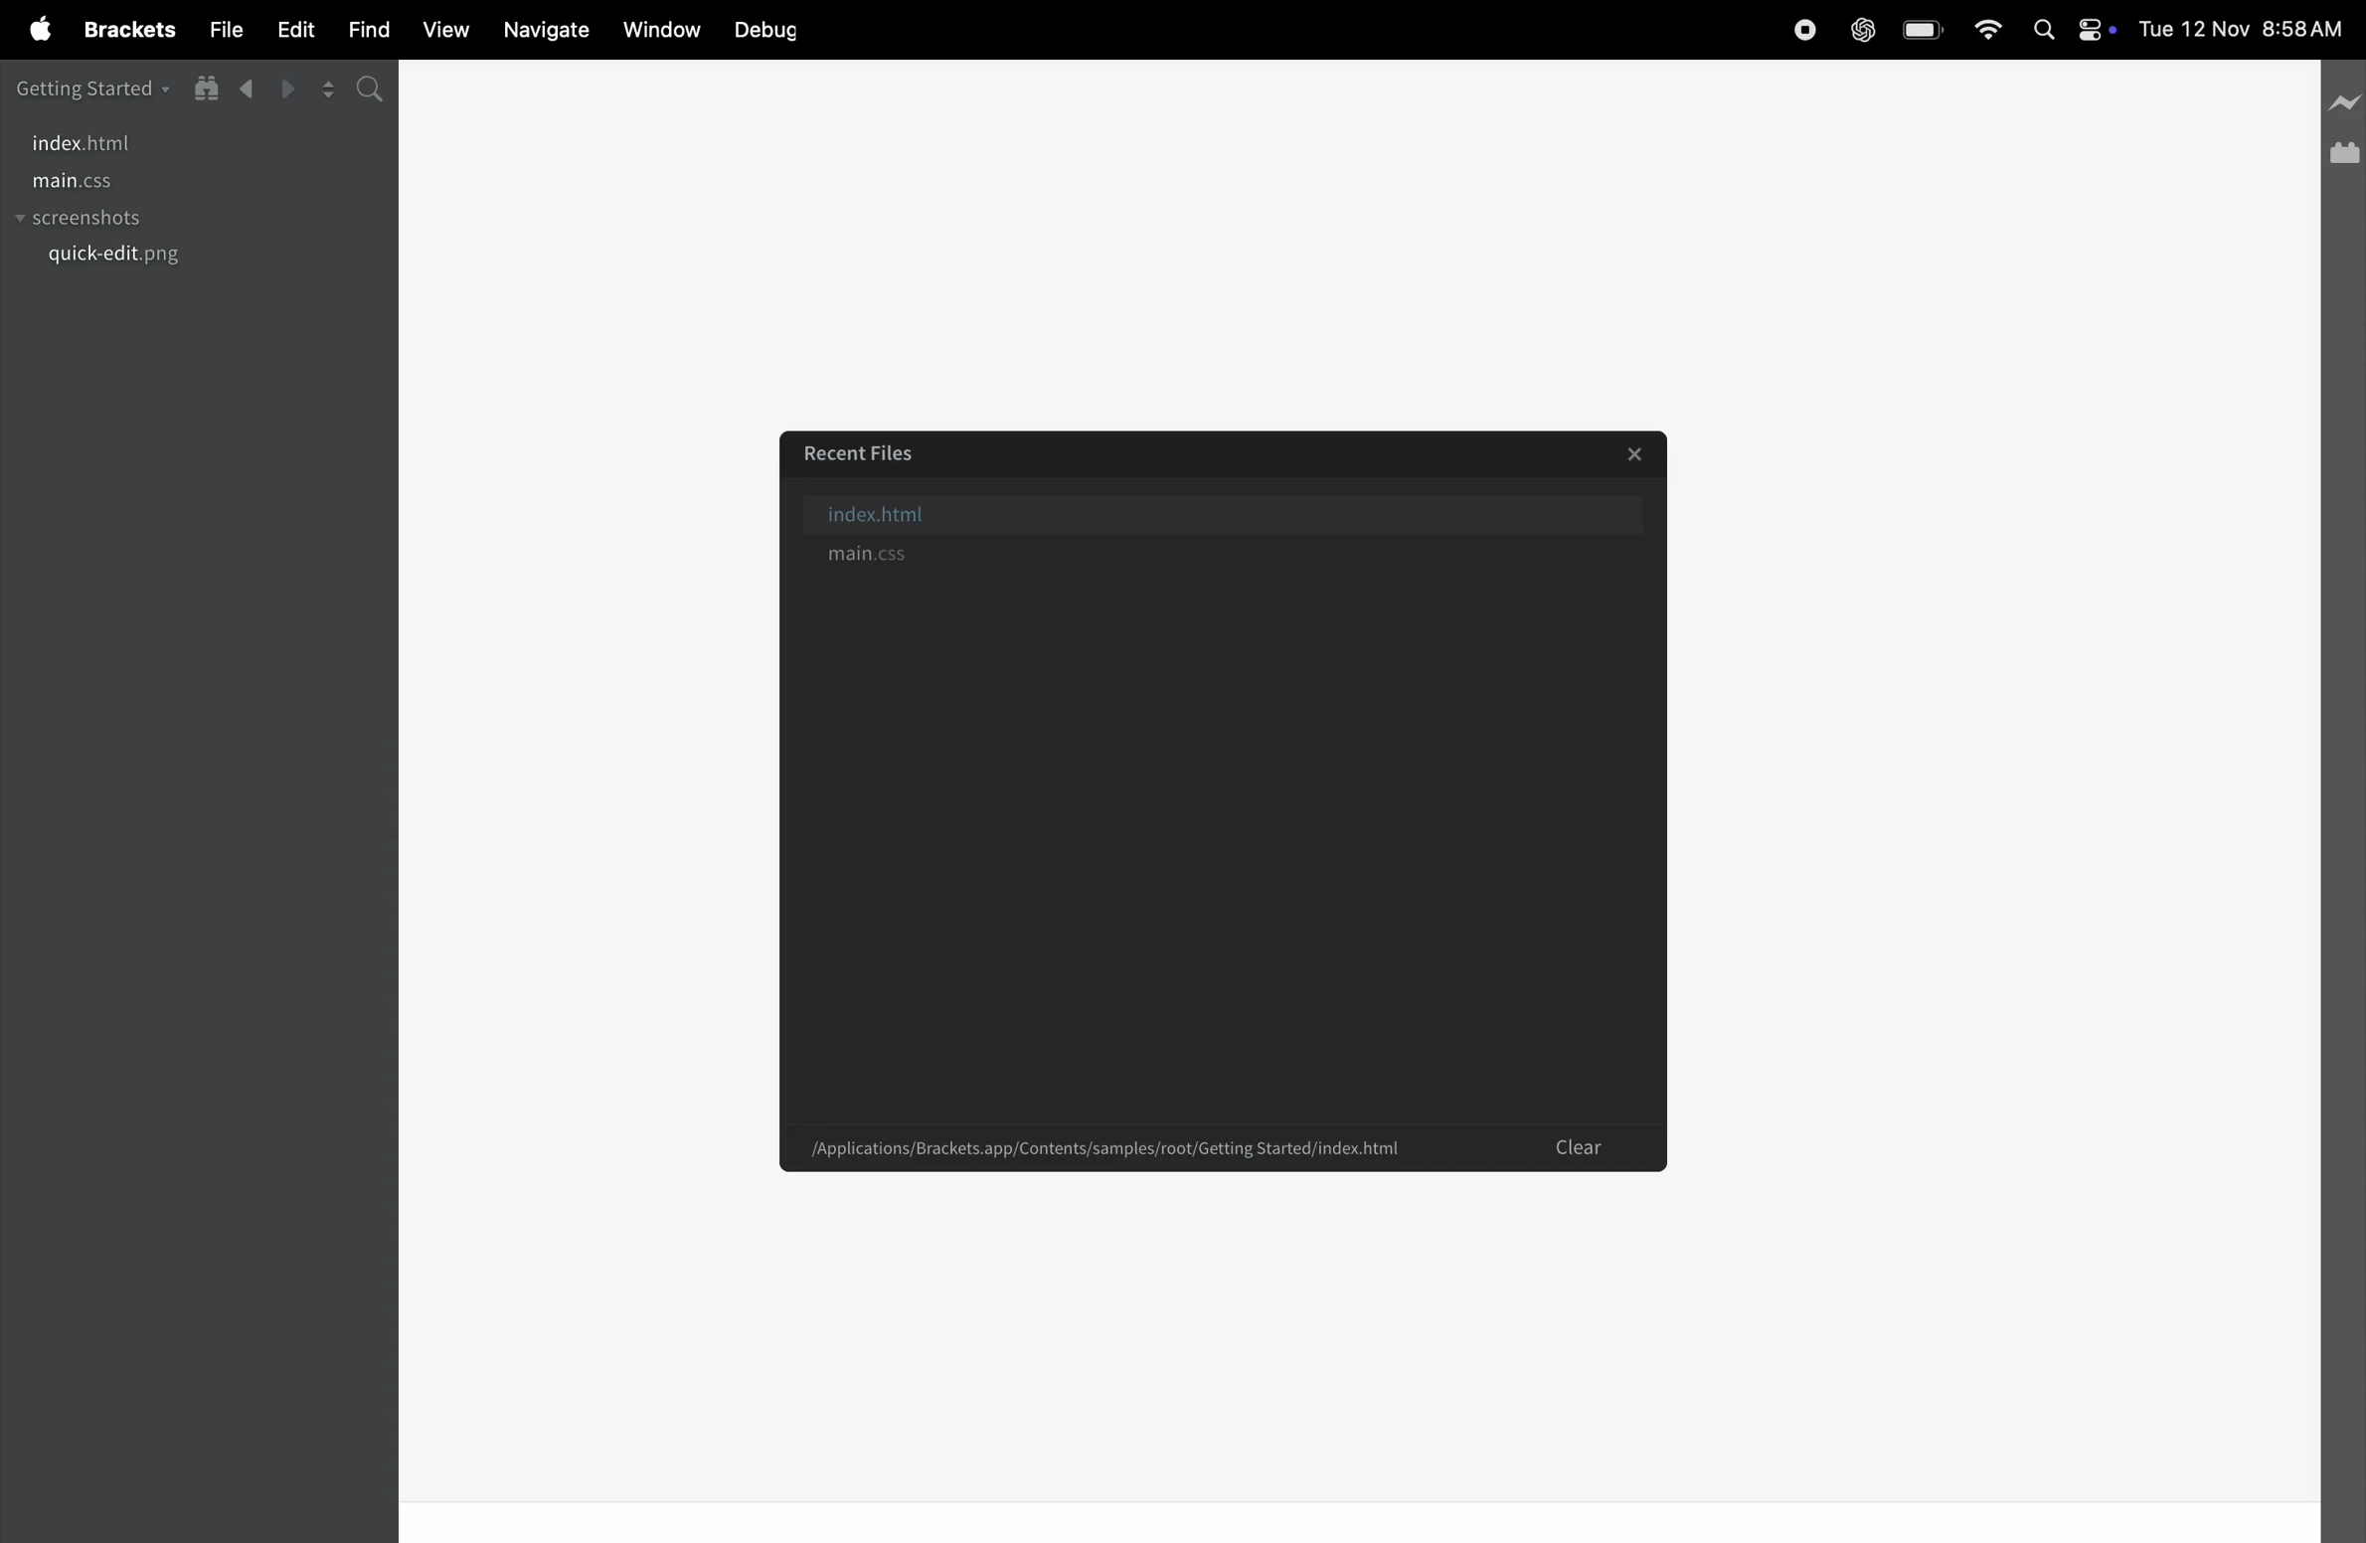 The width and height of the screenshot is (2366, 1543). Describe the element at coordinates (2075, 28) in the screenshot. I see `apple widgets` at that location.